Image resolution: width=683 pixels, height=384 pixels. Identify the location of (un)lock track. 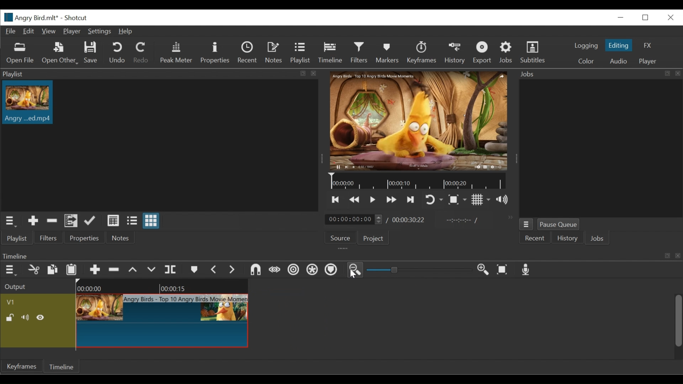
(10, 318).